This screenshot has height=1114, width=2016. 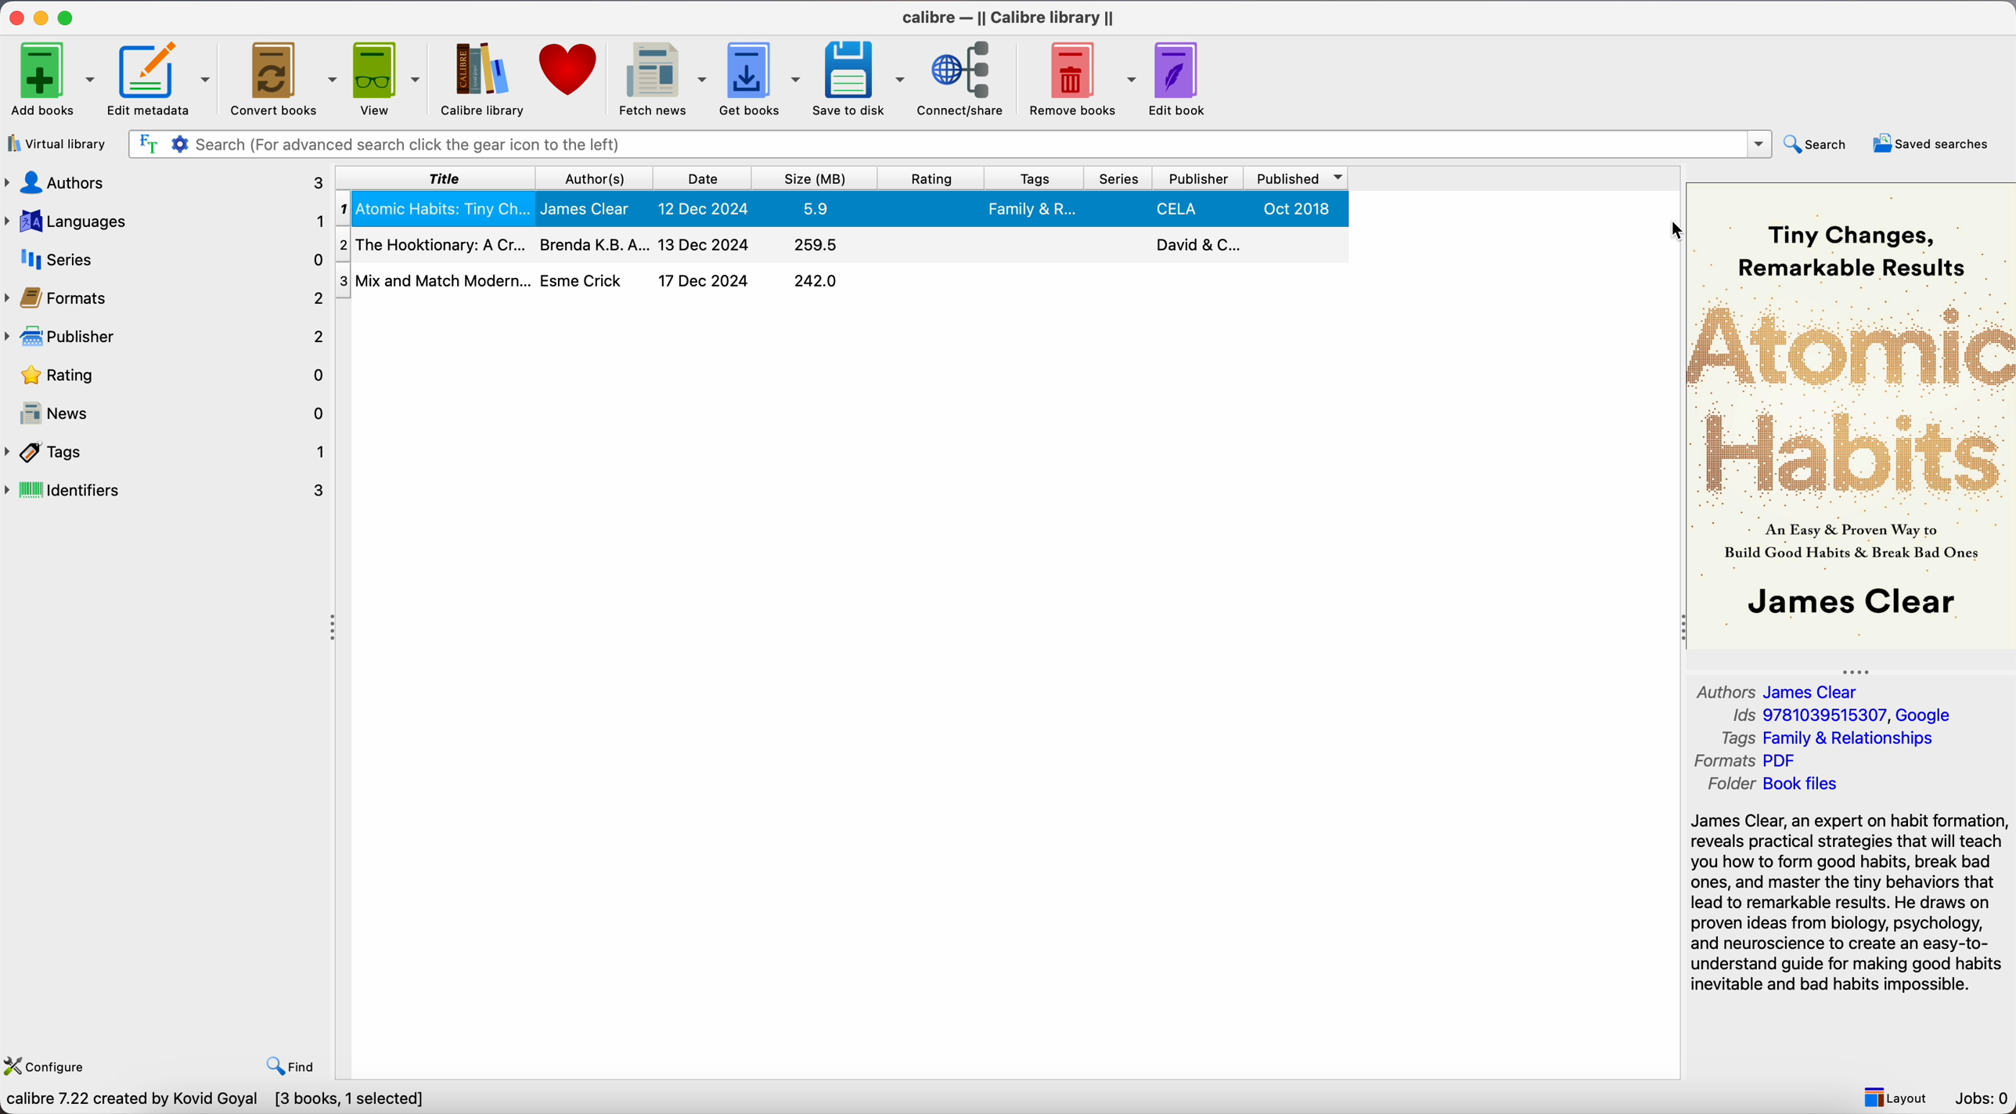 What do you see at coordinates (1781, 689) in the screenshot?
I see `Authors James Clear` at bounding box center [1781, 689].